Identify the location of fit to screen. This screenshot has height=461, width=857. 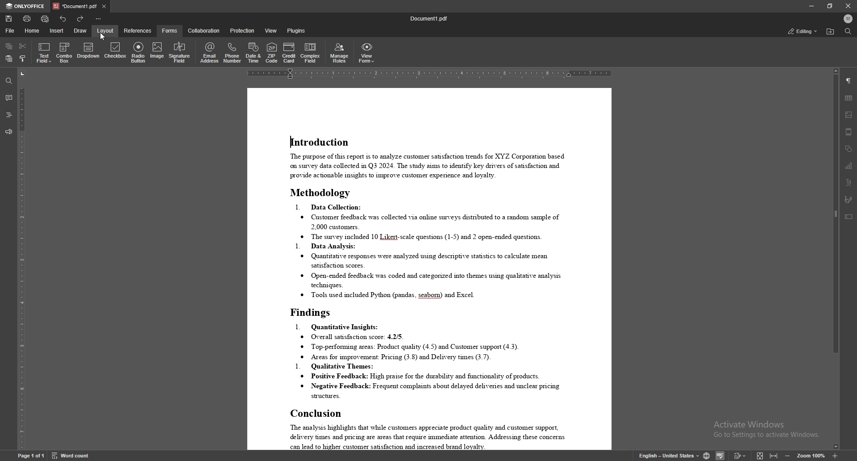
(759, 456).